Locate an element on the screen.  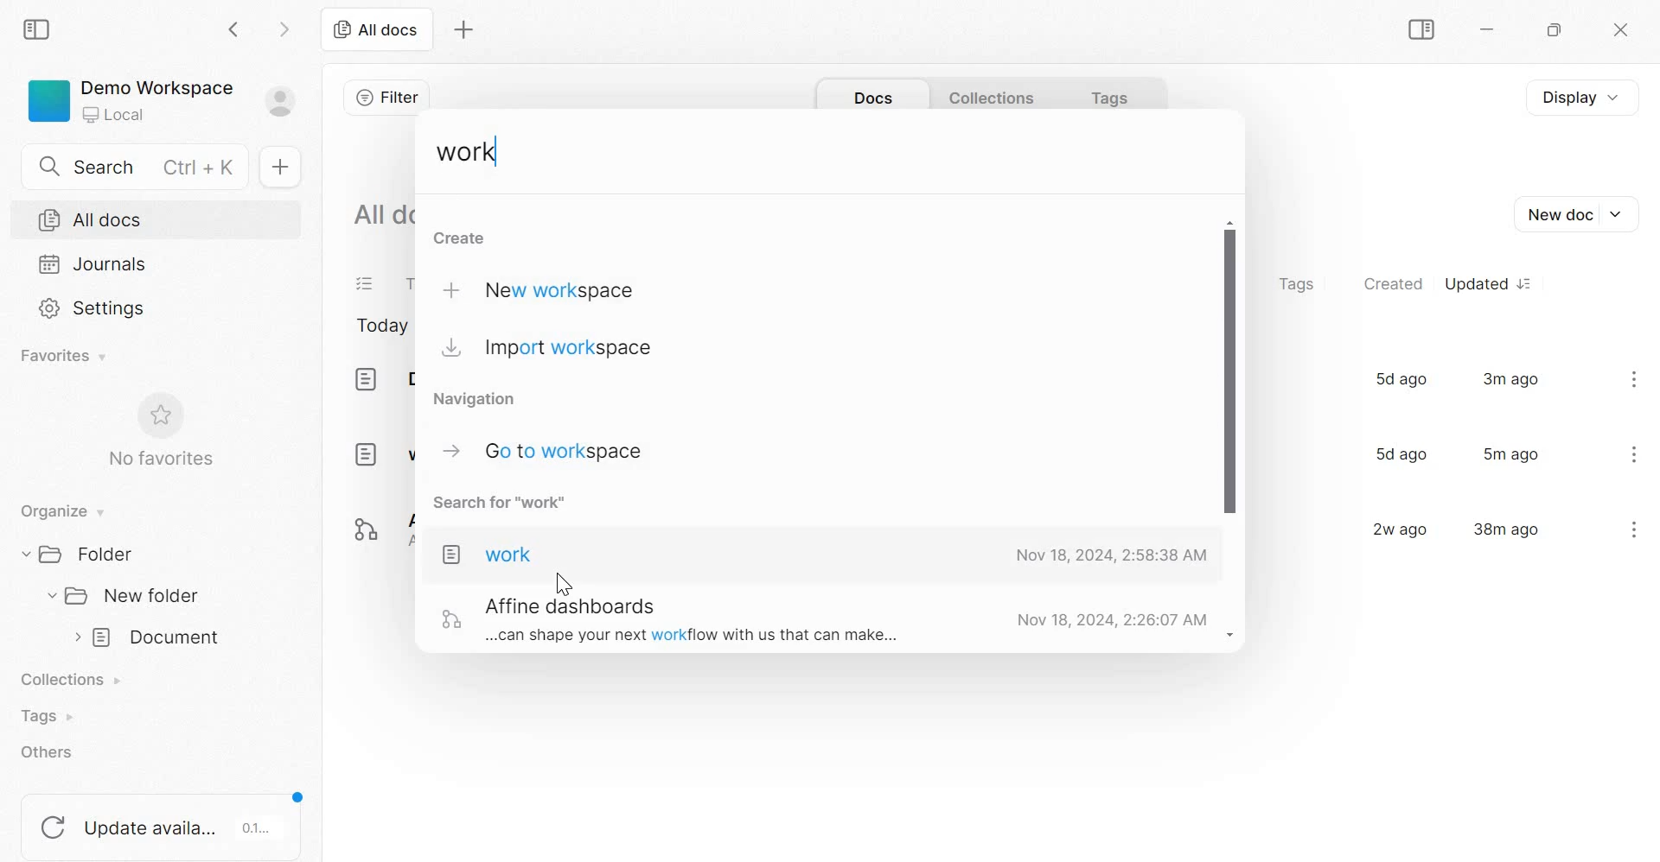
Demo workspace is located at coordinates (163, 105).